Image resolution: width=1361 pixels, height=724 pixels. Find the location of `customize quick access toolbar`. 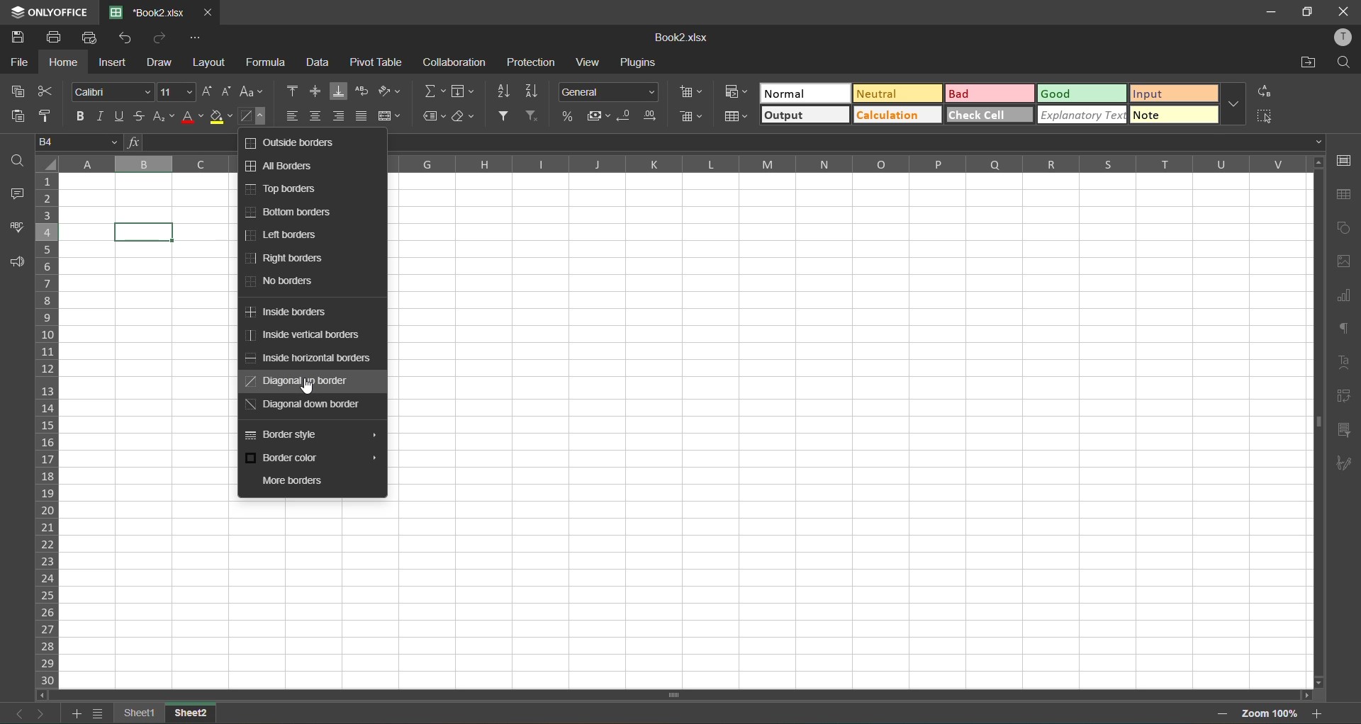

customize quick access toolbar is located at coordinates (201, 39).